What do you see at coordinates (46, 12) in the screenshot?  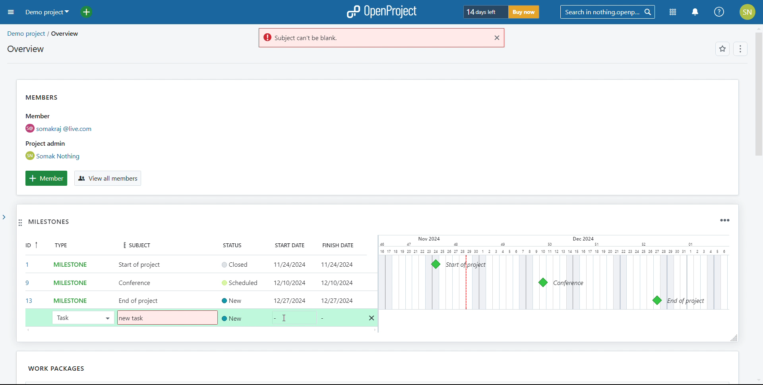 I see `demo project` at bounding box center [46, 12].